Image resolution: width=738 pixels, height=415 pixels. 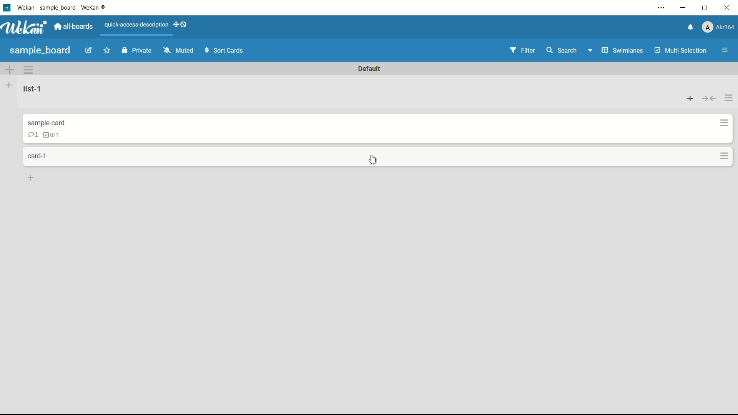 I want to click on wekan logo, so click(x=7, y=8).